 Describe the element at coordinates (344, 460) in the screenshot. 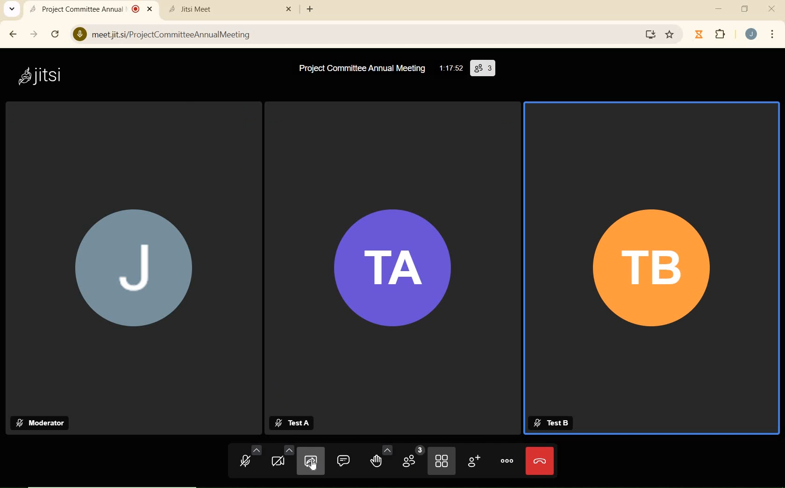

I see `open chat` at that location.